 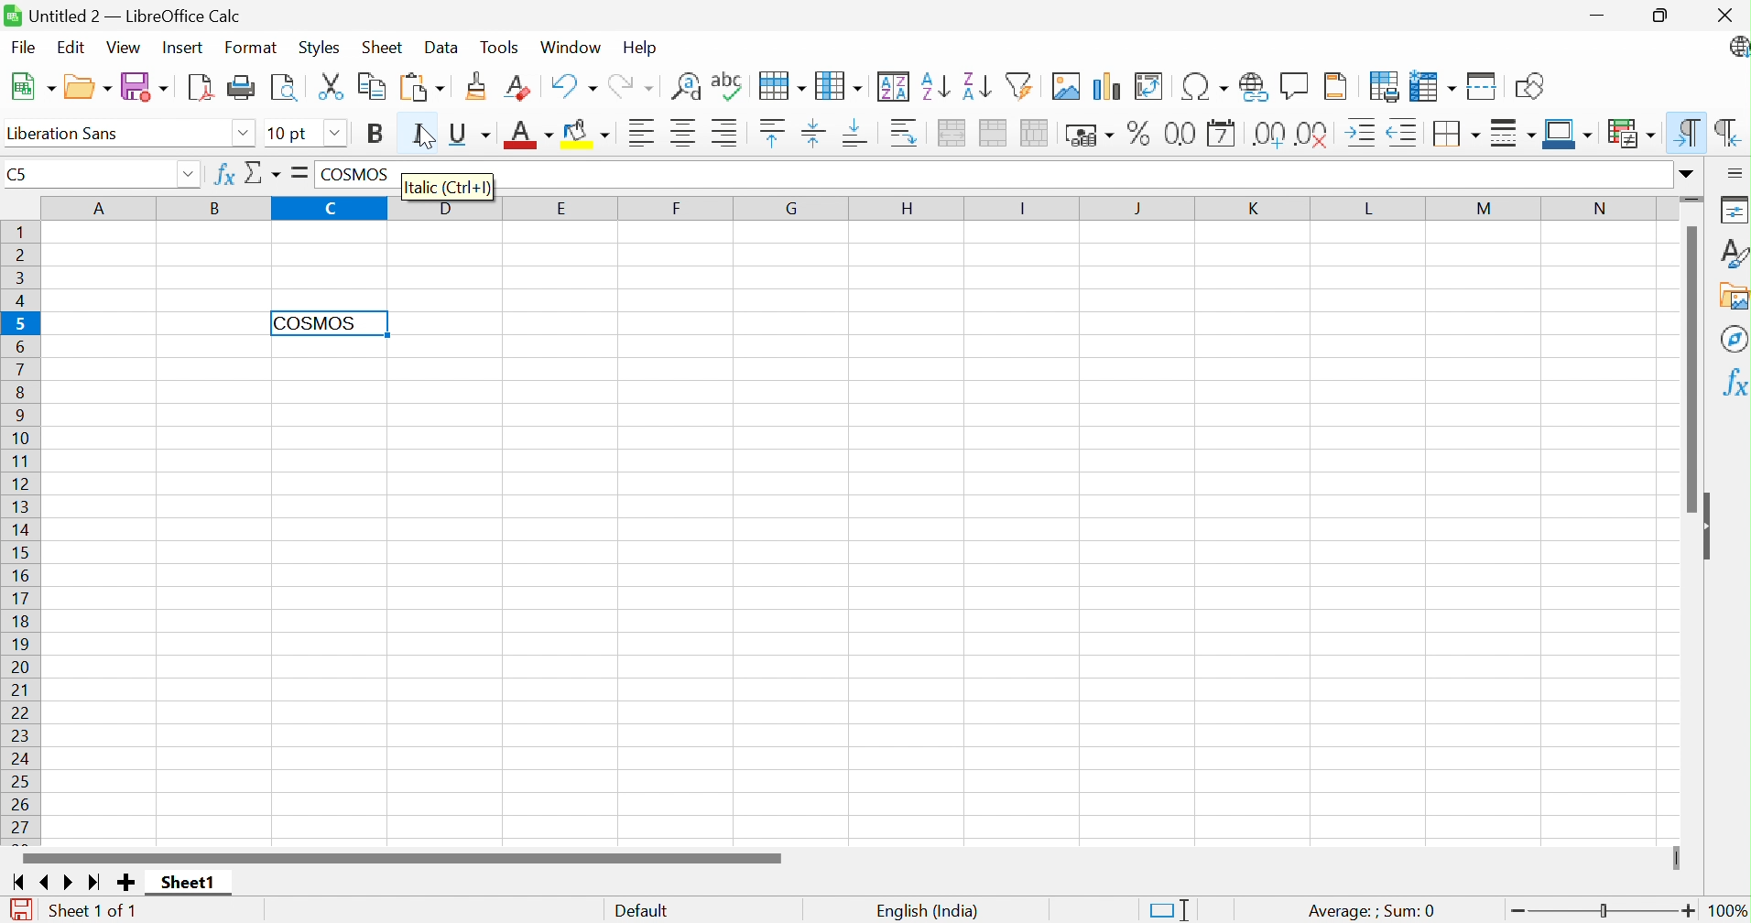 I want to click on Sort descending, so click(x=976, y=86).